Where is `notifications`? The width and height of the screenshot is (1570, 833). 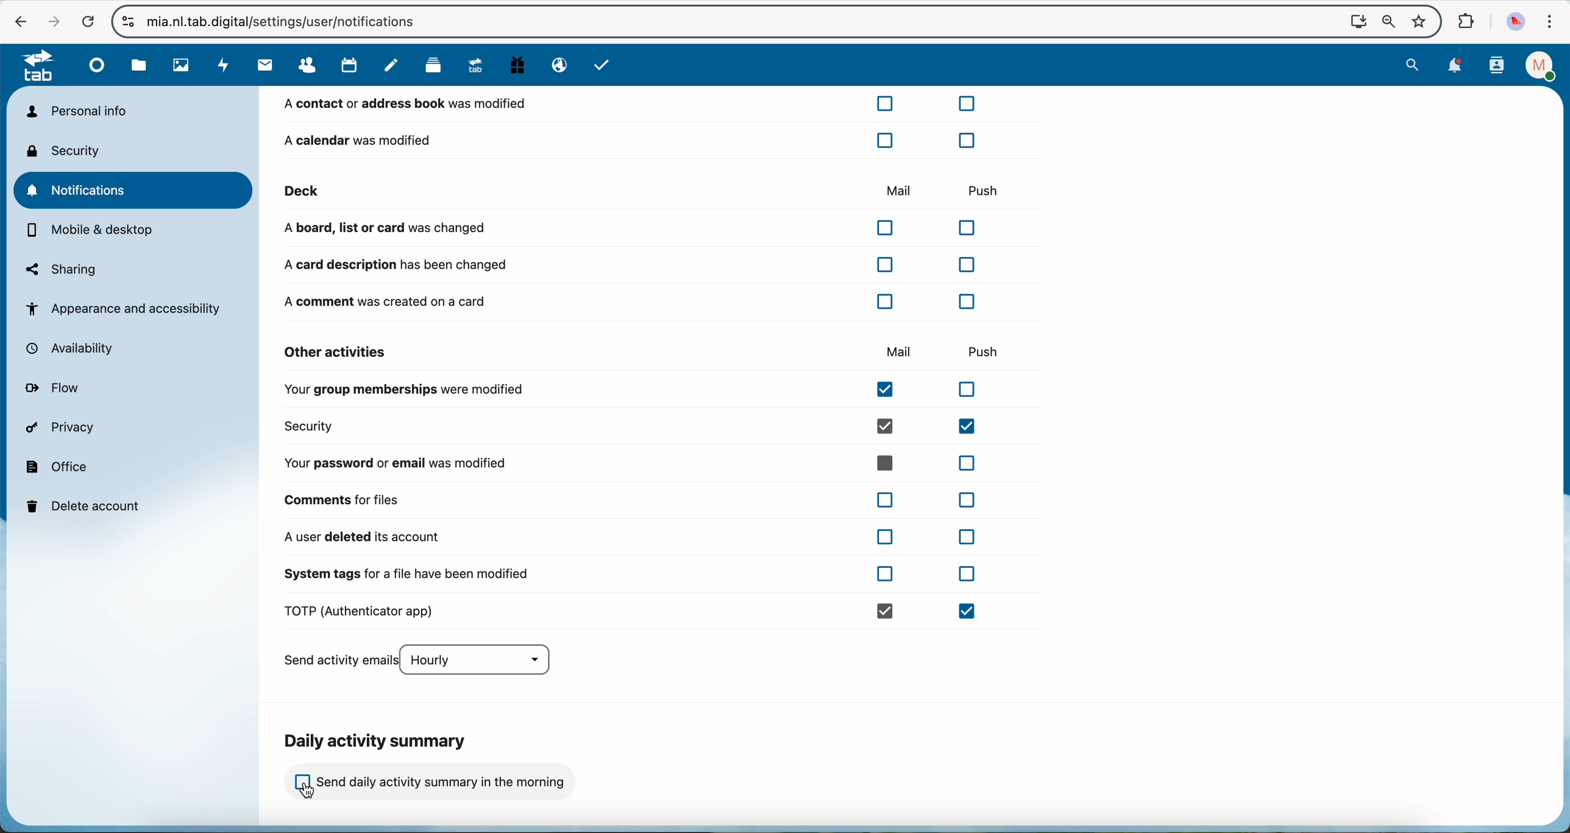
notifications is located at coordinates (1456, 66).